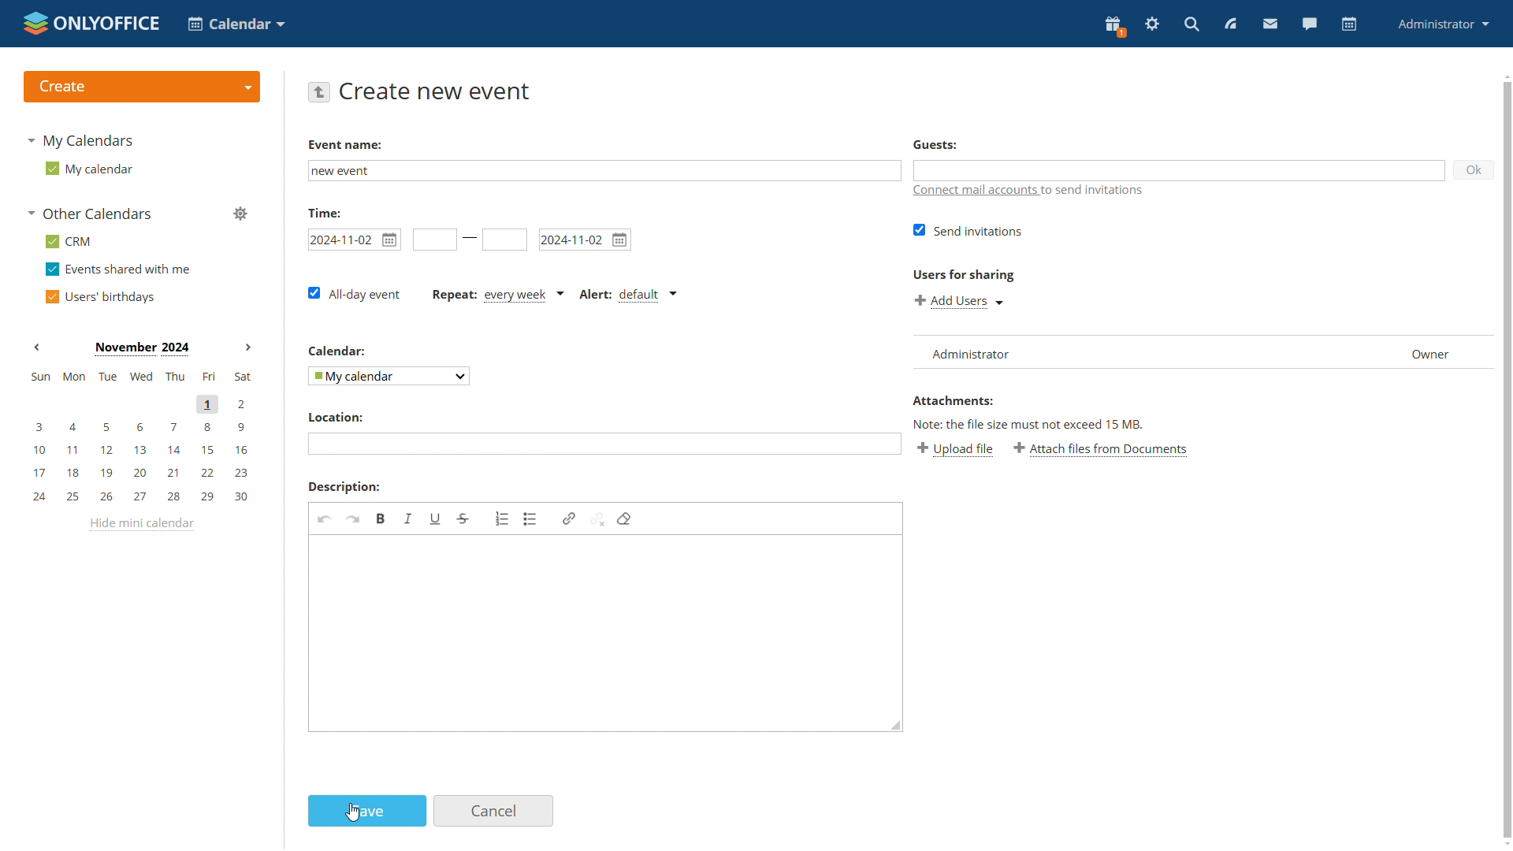  I want to click on scrollbar, so click(1508, 460).